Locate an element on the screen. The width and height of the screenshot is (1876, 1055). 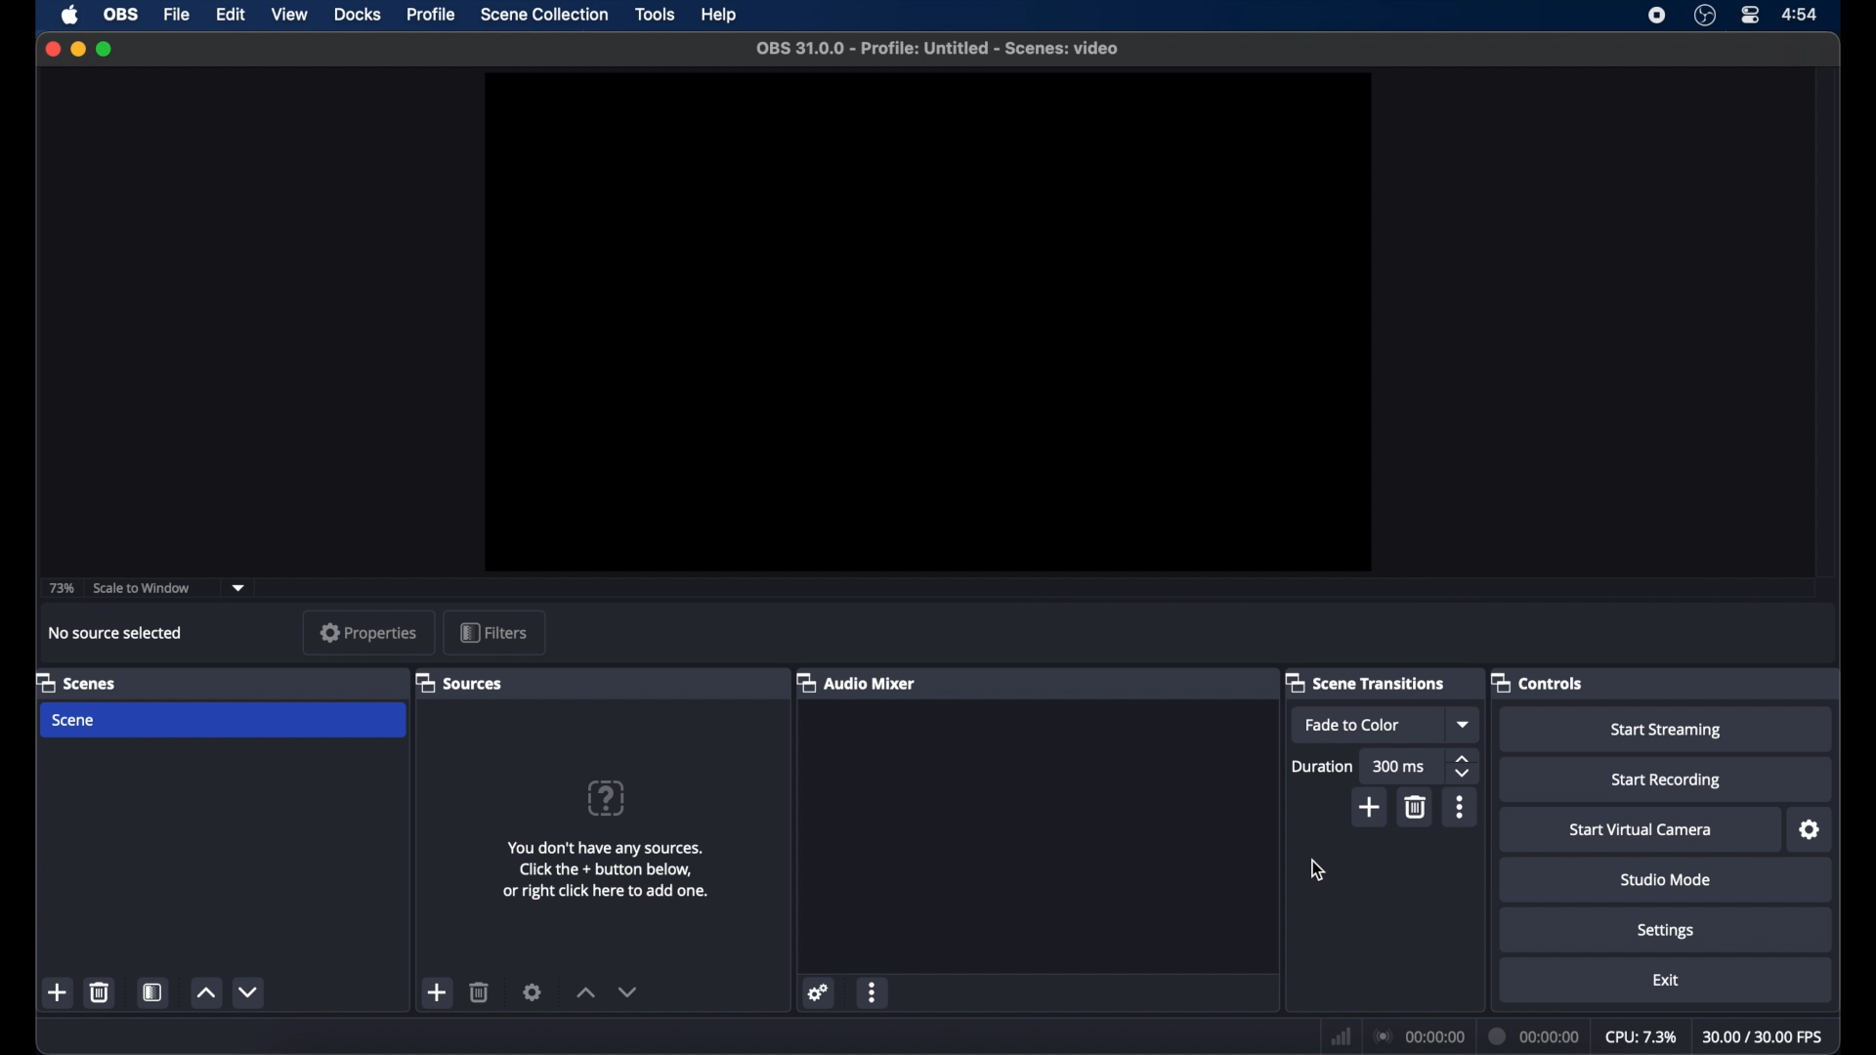
settings is located at coordinates (1811, 830).